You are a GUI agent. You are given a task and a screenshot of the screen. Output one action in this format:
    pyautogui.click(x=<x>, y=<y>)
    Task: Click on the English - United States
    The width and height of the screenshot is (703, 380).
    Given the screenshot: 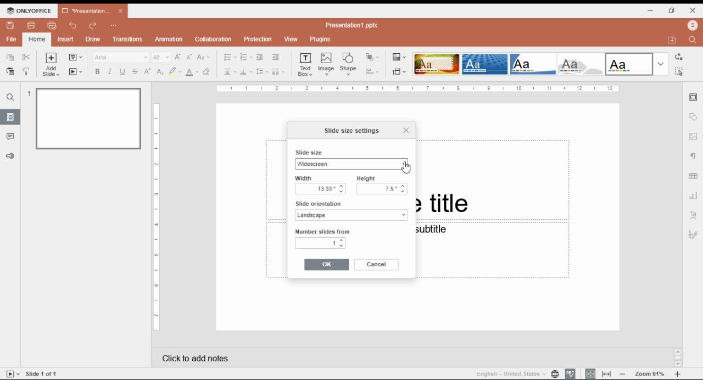 What is the action you would take?
    pyautogui.click(x=507, y=373)
    